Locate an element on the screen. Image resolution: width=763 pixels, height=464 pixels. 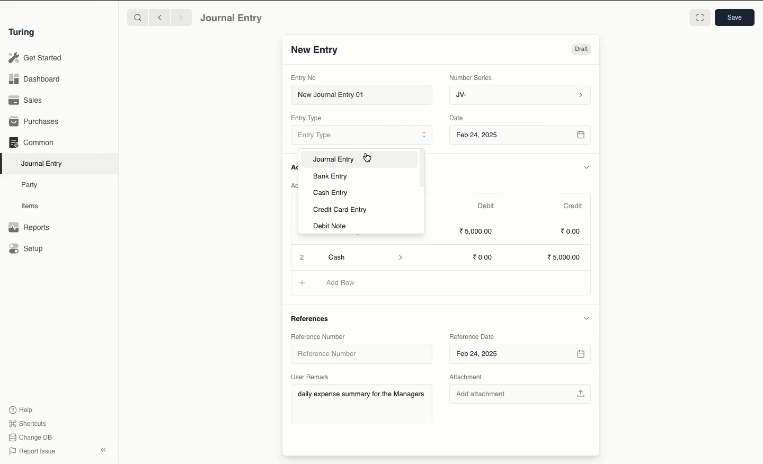
Party is located at coordinates (32, 185).